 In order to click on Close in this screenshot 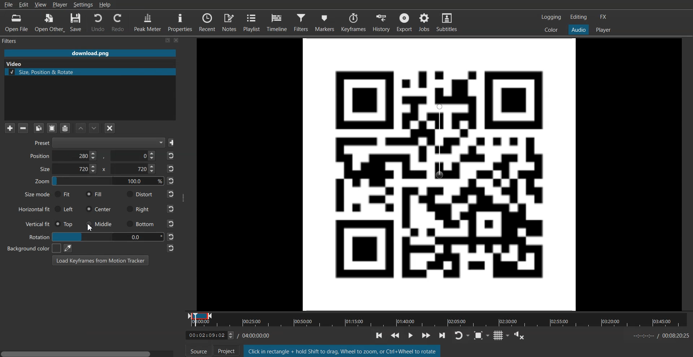, I will do `click(177, 40)`.